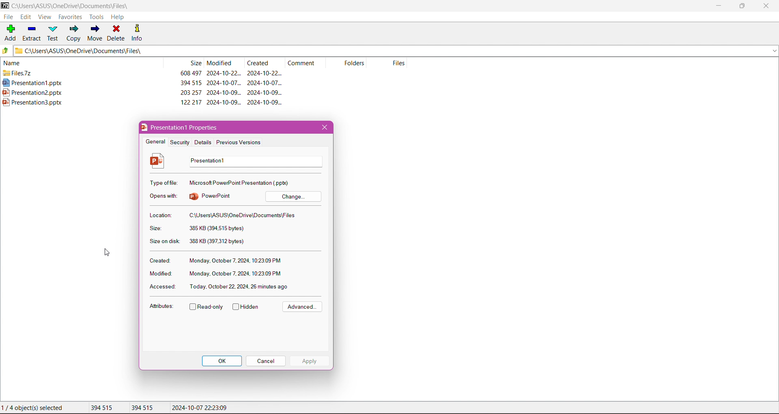 The width and height of the screenshot is (779, 414). Describe the element at coordinates (244, 216) in the screenshot. I see `C:\Users\ASUS\OneDrive\Documents\Files` at that location.